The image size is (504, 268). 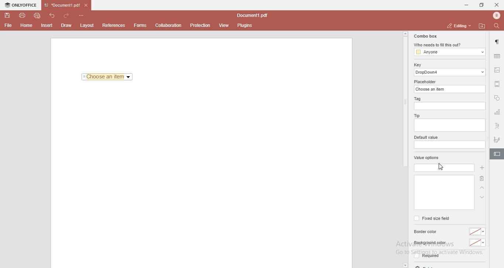 I want to click on collaboration, so click(x=170, y=25).